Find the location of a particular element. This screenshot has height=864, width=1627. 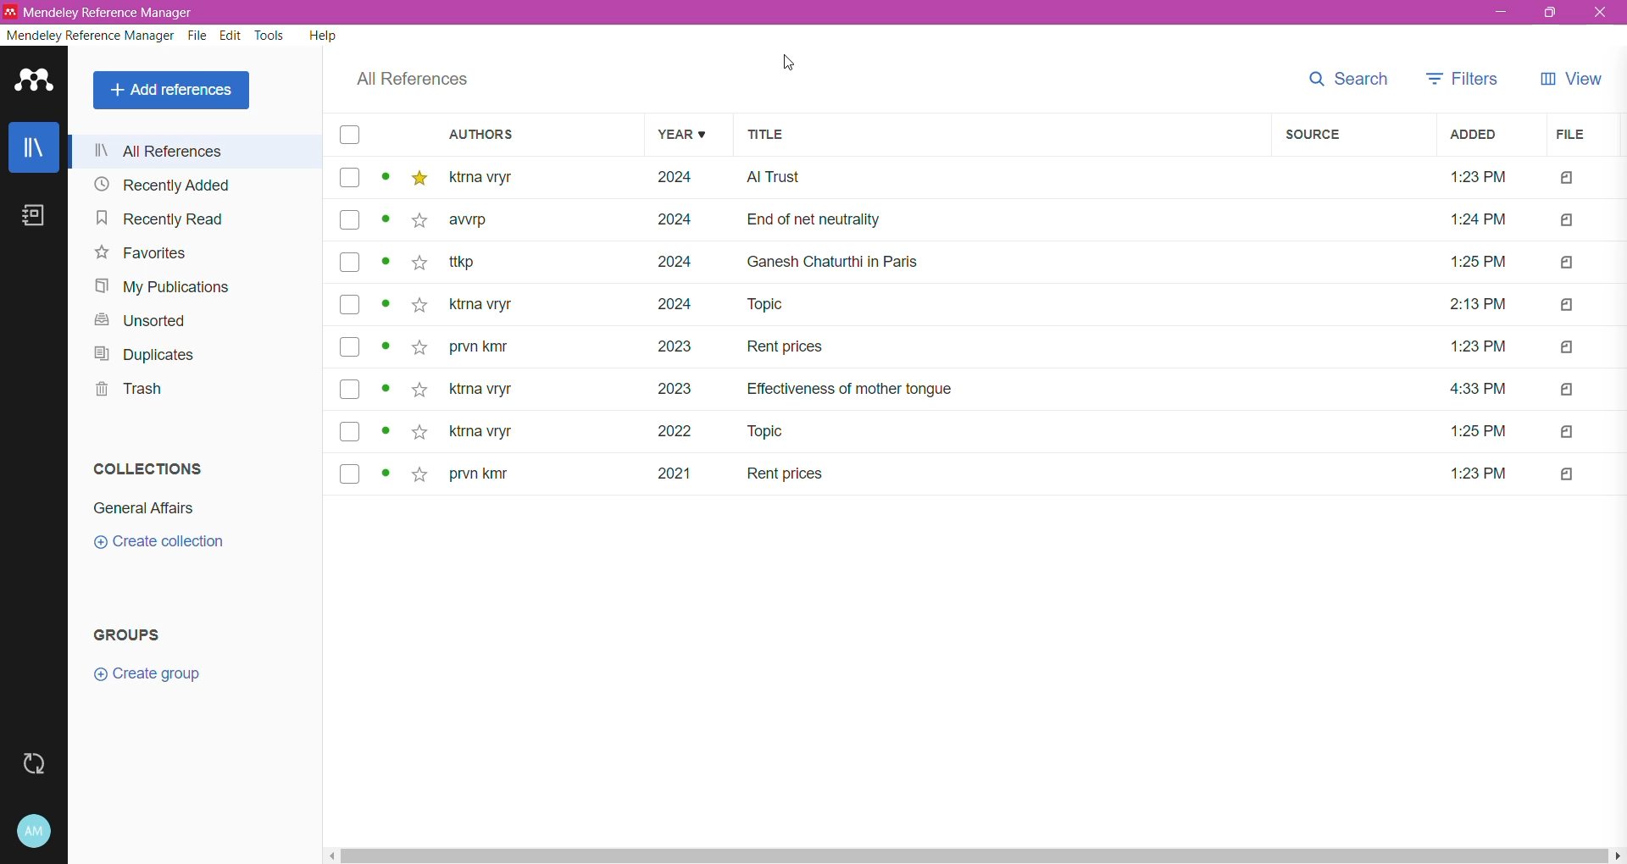

1:25 PM is located at coordinates (1478, 261).